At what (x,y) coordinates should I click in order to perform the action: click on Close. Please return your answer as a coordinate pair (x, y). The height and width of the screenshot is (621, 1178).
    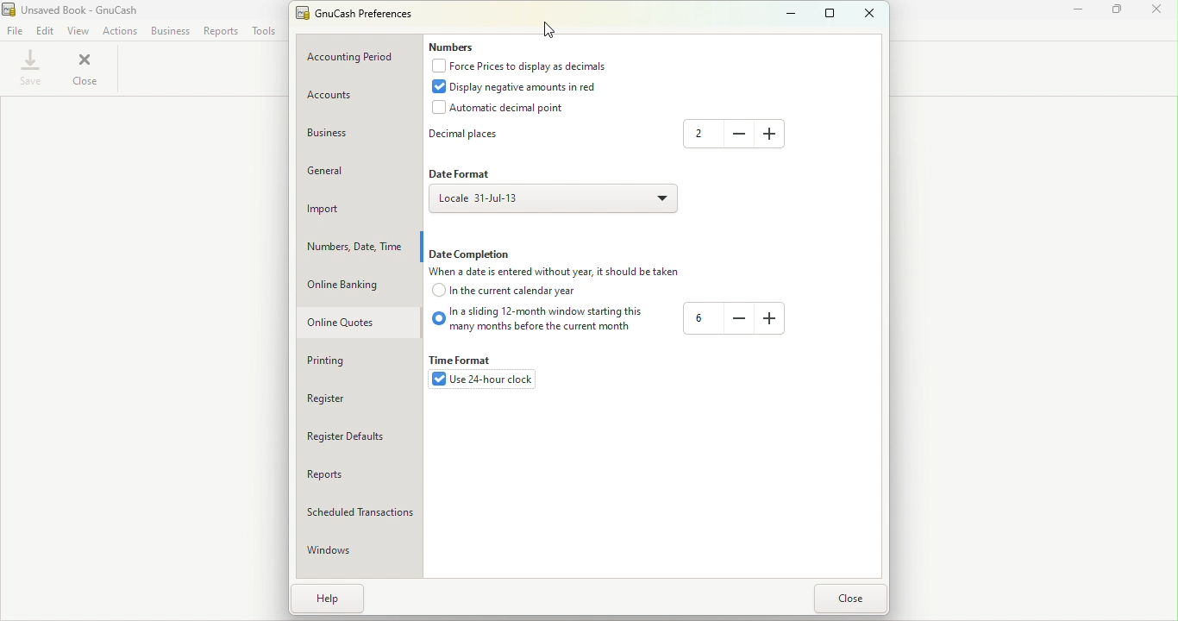
    Looking at the image, I should click on (852, 598).